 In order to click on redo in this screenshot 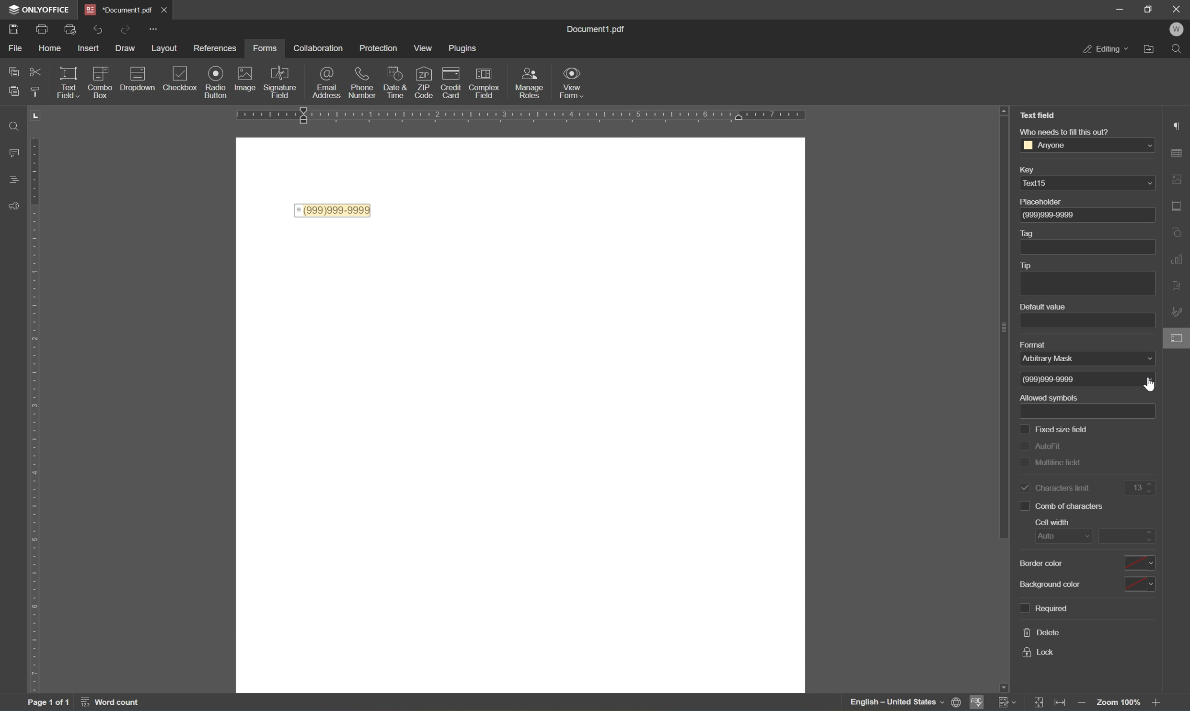, I will do `click(127, 29)`.